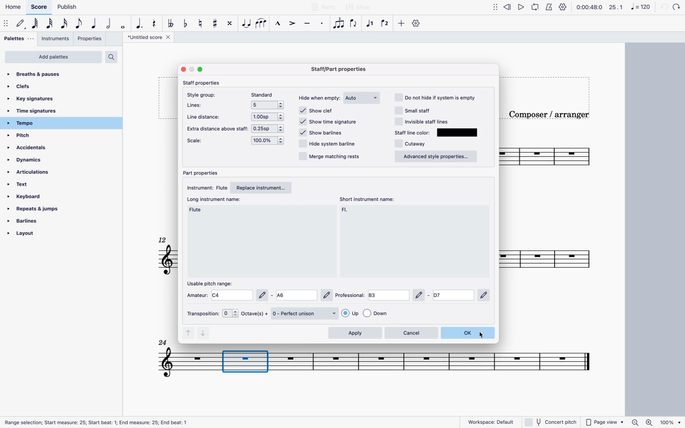 The width and height of the screenshot is (685, 428). Describe the element at coordinates (212, 313) in the screenshot. I see `transposition` at that location.